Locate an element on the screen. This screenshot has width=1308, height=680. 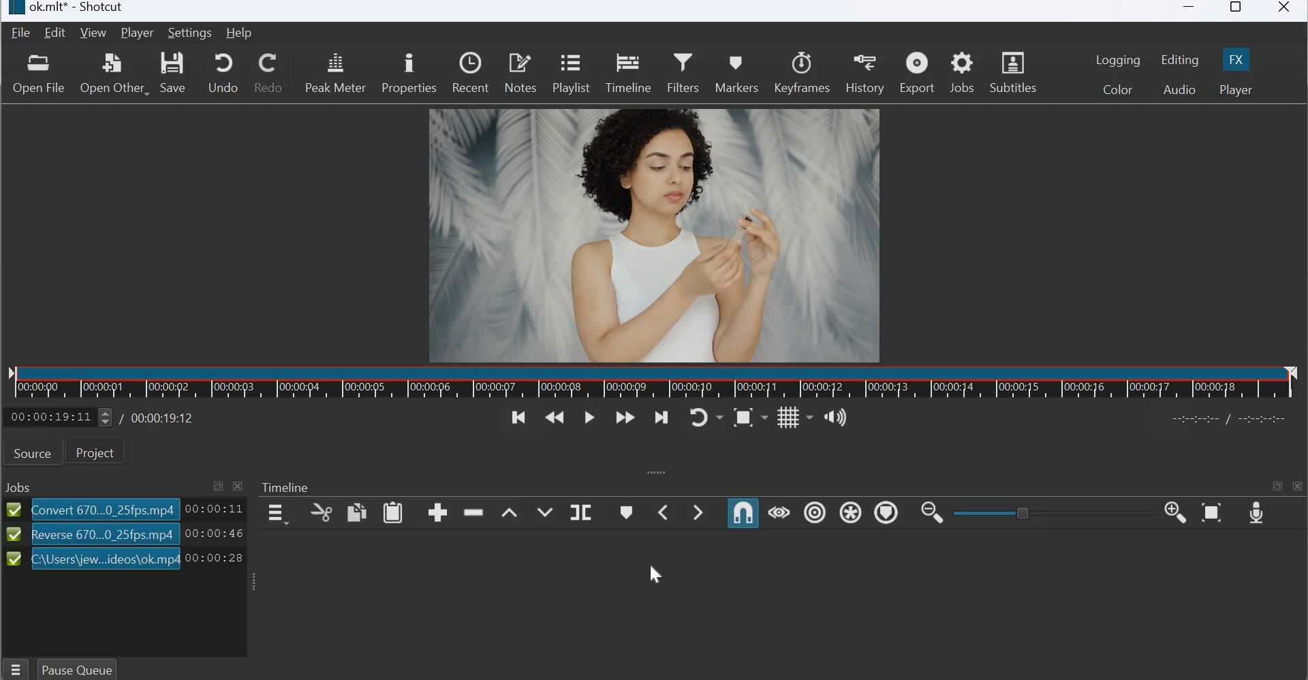
Properties is located at coordinates (409, 73).